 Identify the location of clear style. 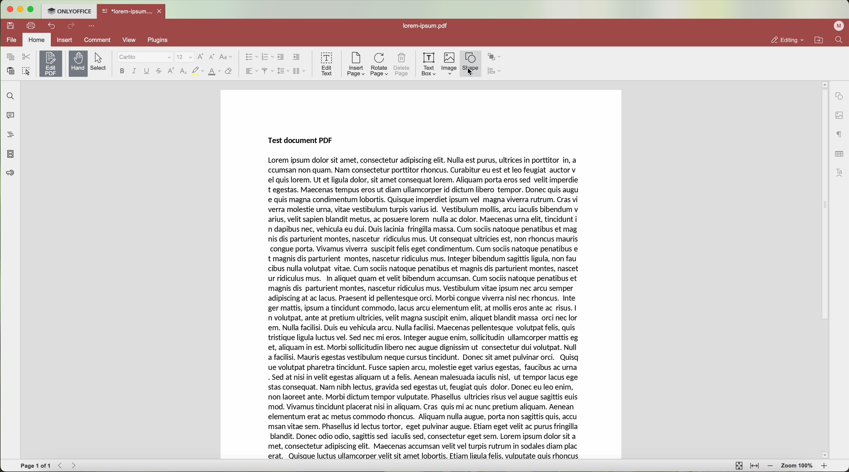
(228, 71).